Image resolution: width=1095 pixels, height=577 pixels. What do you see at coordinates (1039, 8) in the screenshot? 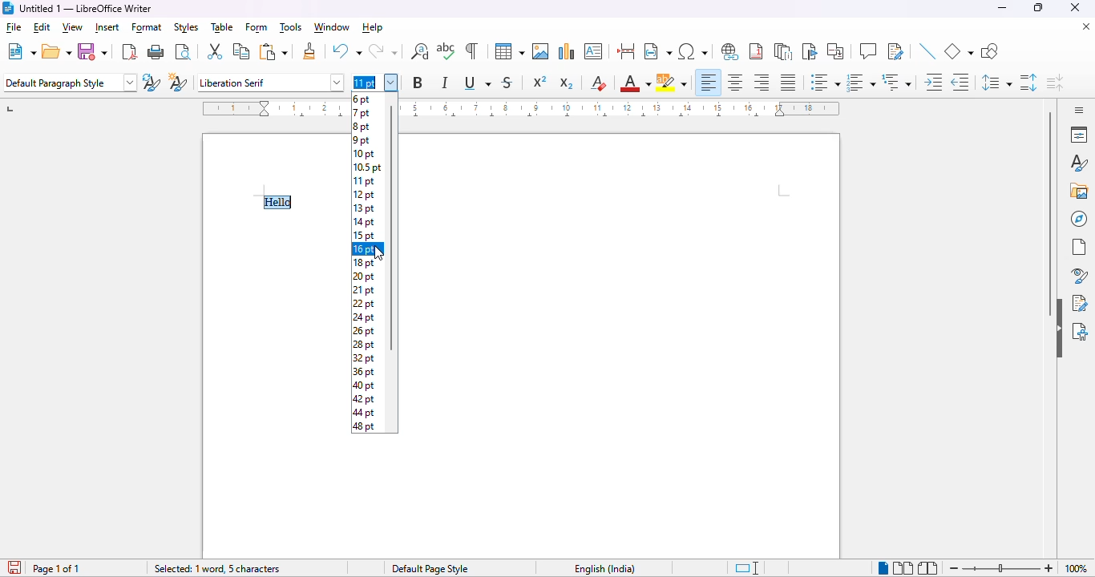
I see `maximize` at bounding box center [1039, 8].